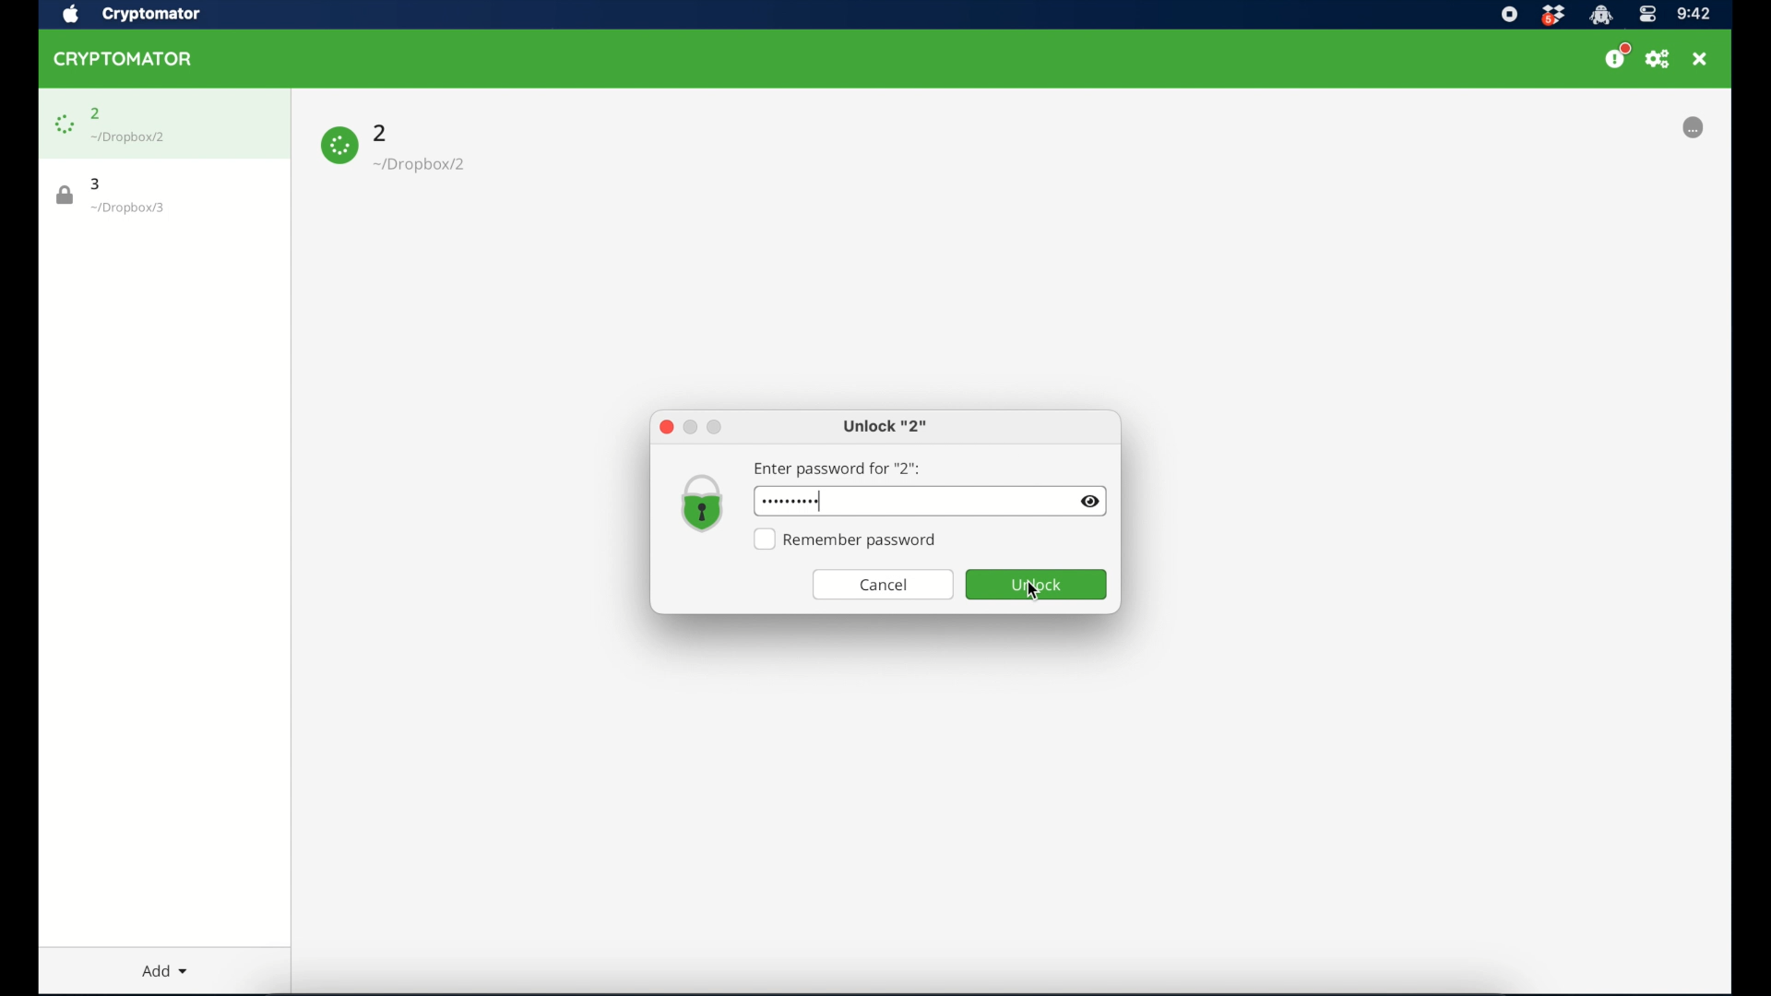  Describe the element at coordinates (1034, 591) in the screenshot. I see `cursor` at that location.